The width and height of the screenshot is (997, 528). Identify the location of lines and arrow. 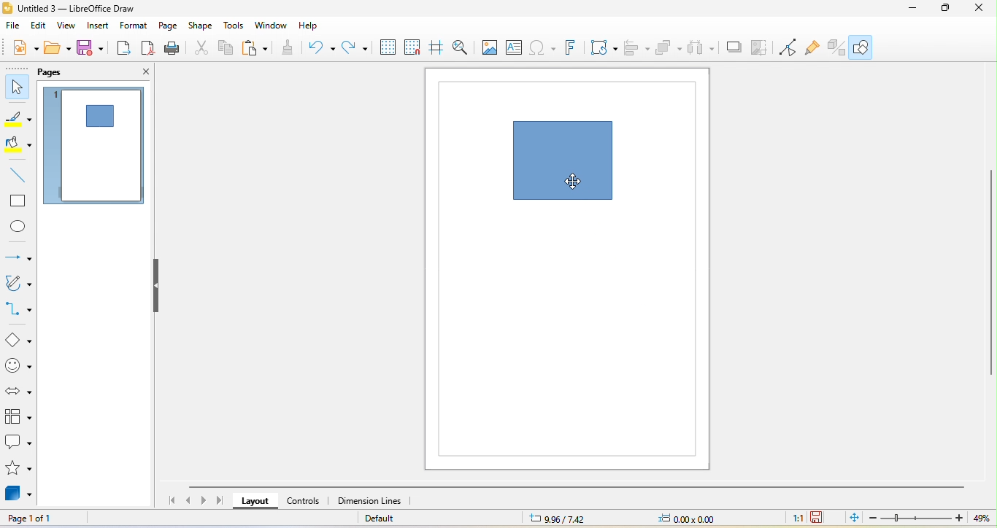
(18, 254).